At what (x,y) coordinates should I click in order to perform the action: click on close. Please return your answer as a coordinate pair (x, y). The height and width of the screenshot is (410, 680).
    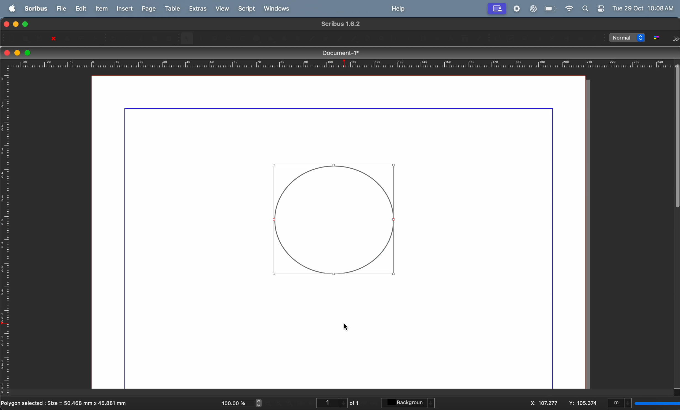
    Looking at the image, I should click on (51, 39).